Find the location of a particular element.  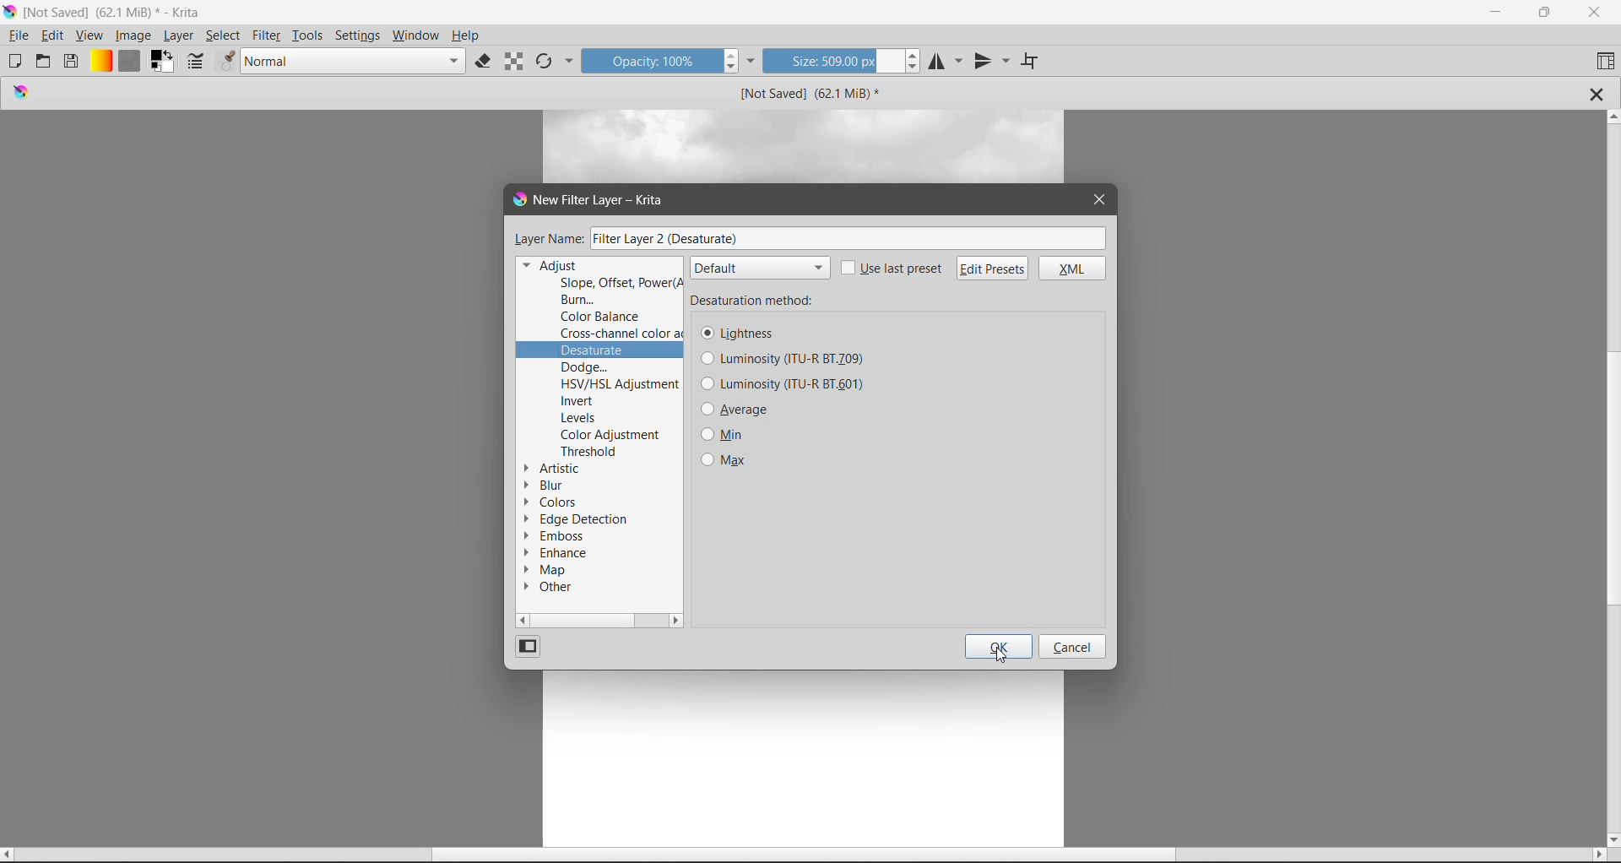

Adjust is located at coordinates (556, 265).